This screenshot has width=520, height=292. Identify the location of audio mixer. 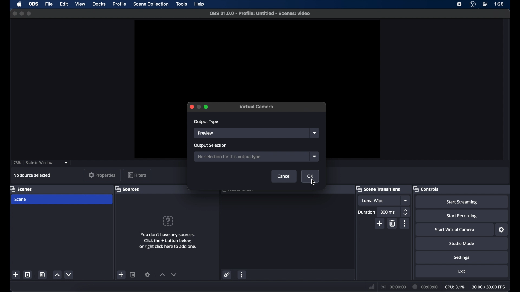
(238, 191).